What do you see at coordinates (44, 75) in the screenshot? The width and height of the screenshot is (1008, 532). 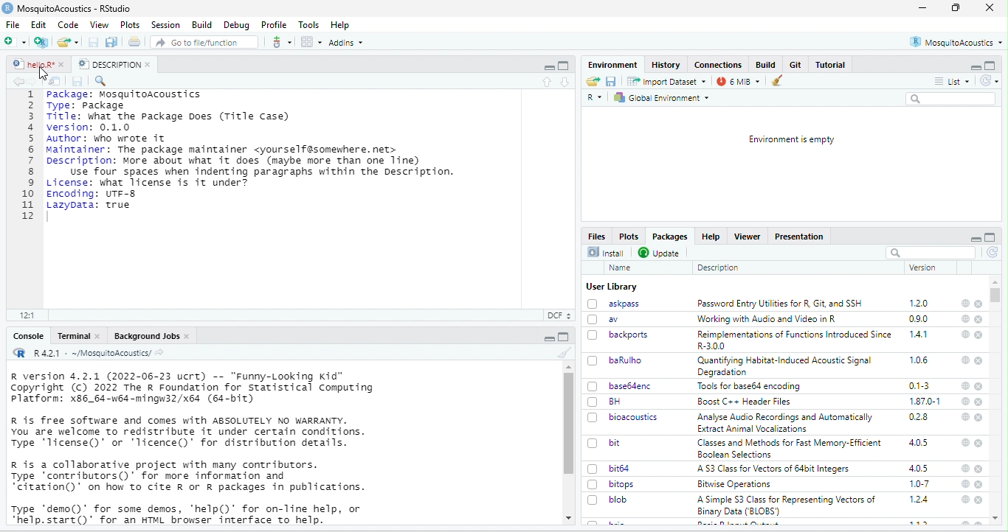 I see `cursor` at bounding box center [44, 75].